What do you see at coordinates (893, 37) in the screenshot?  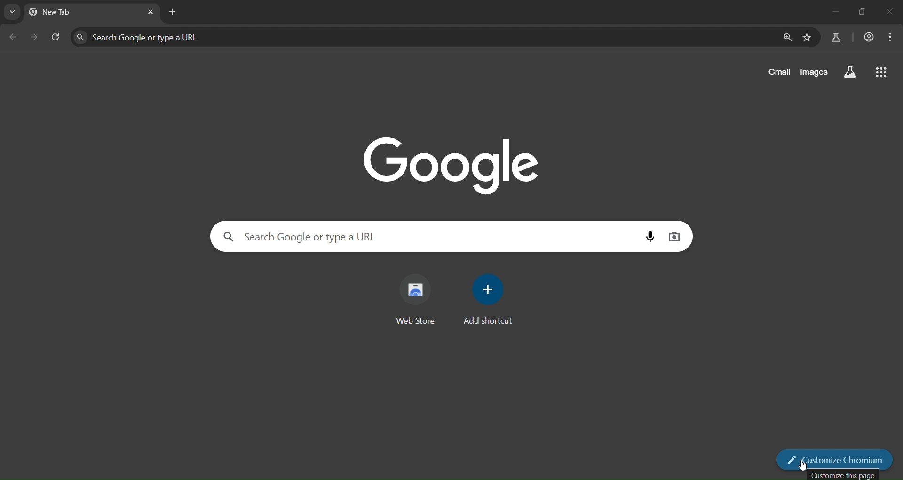 I see `menu` at bounding box center [893, 37].